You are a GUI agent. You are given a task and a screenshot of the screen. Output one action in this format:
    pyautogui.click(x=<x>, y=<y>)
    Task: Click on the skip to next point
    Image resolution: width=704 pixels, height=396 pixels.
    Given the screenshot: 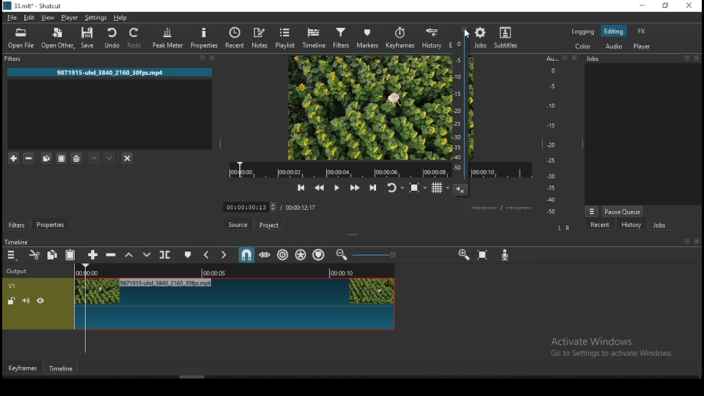 What is the action you would take?
    pyautogui.click(x=372, y=187)
    